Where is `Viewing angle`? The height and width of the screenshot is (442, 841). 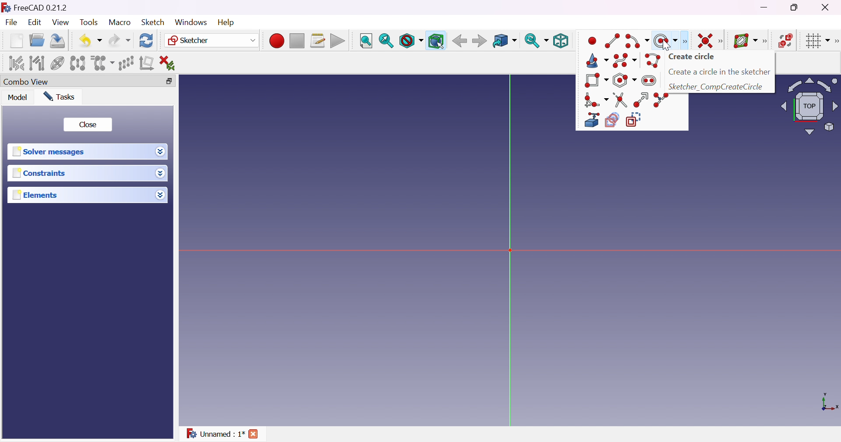 Viewing angle is located at coordinates (809, 106).